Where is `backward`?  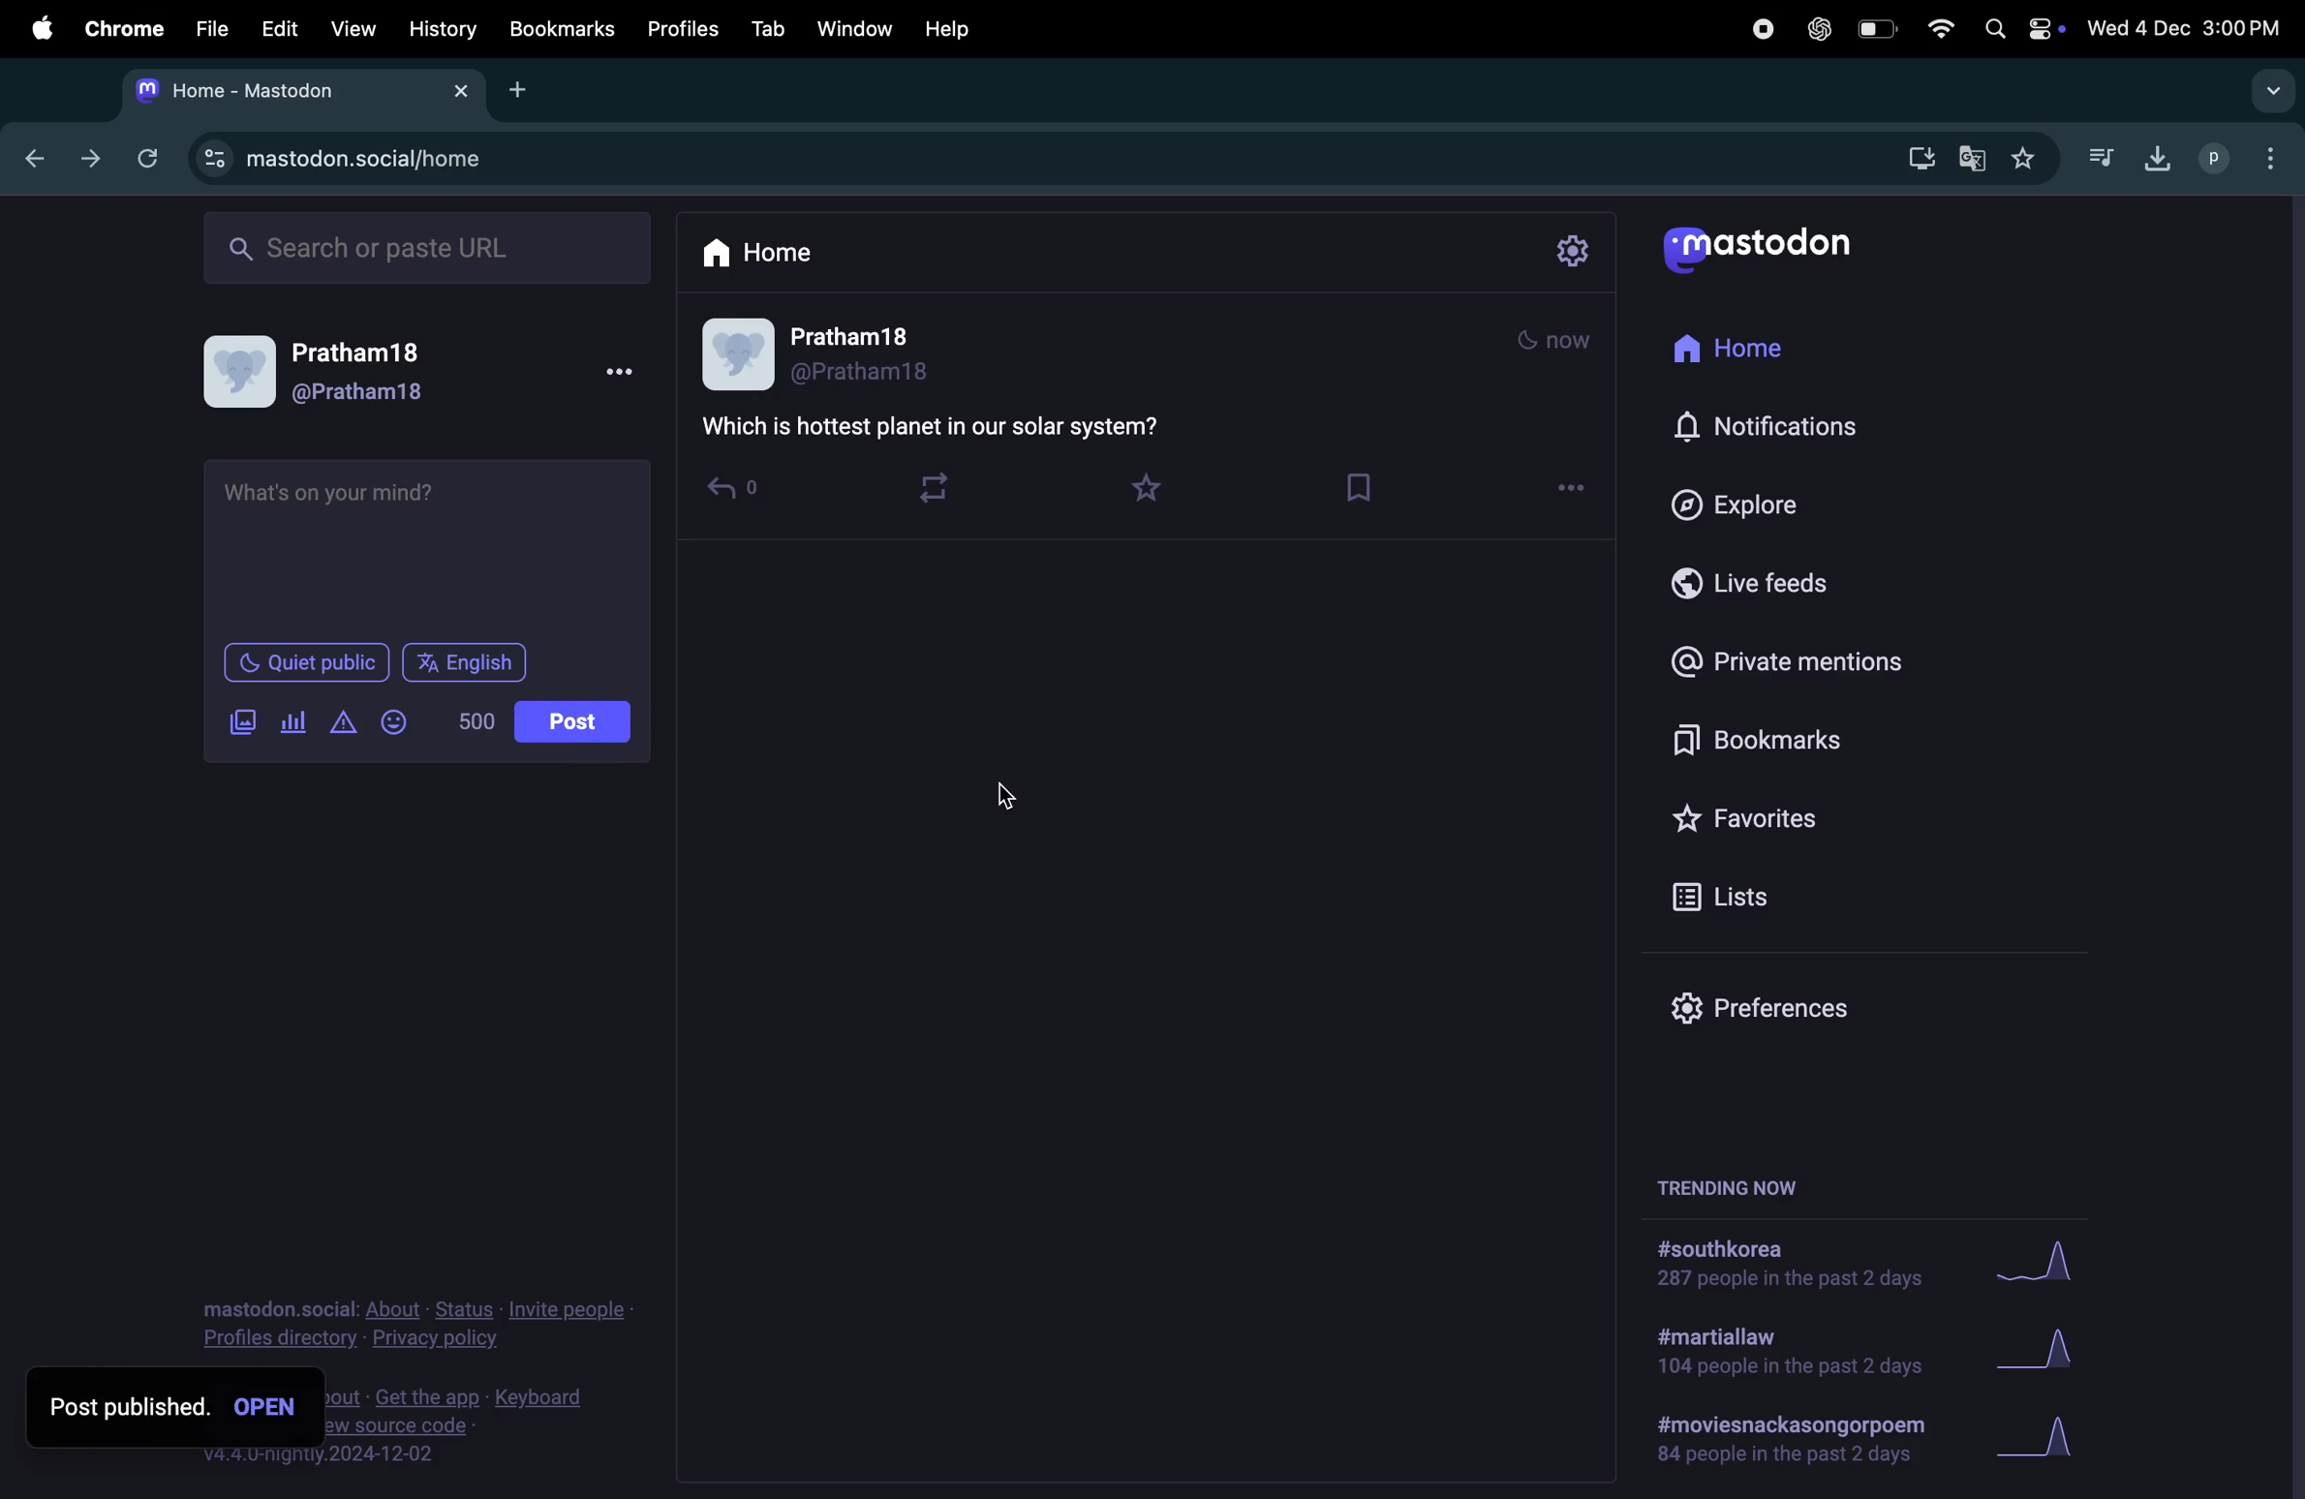 backward is located at coordinates (29, 160).